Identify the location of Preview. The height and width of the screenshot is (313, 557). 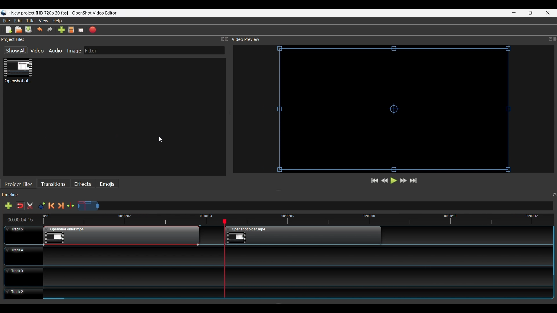
(385, 181).